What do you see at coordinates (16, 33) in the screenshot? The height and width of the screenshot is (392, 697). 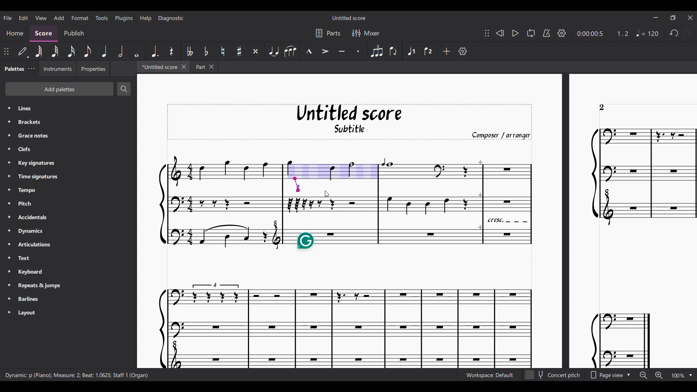 I see `Home section` at bounding box center [16, 33].